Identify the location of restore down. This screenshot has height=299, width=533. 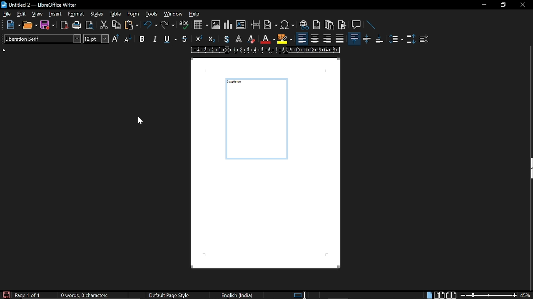
(503, 5).